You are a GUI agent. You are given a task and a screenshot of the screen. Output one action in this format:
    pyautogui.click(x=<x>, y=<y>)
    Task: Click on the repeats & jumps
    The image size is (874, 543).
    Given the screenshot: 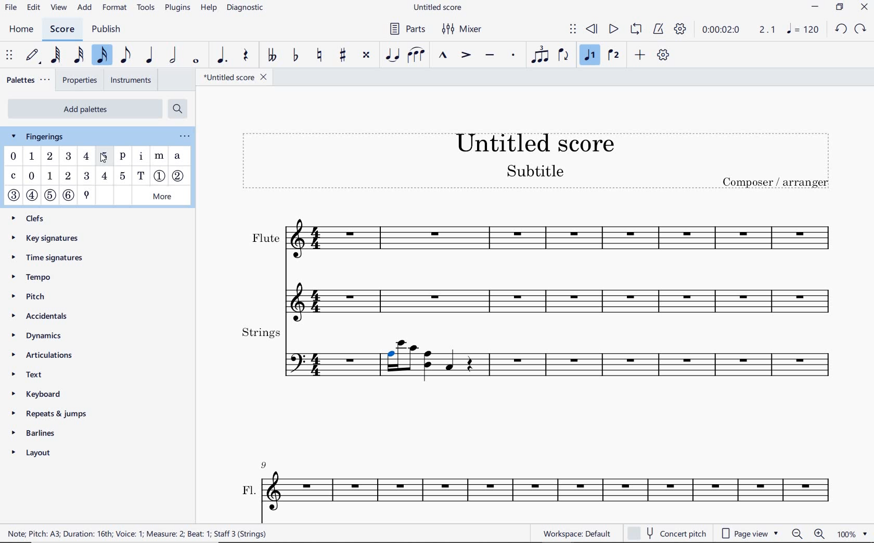 What is the action you would take?
    pyautogui.click(x=57, y=412)
    